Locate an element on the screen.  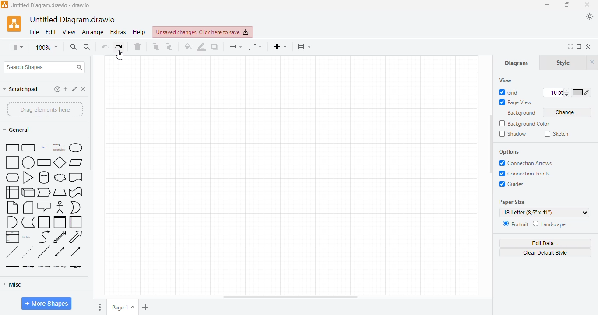
horizontal container is located at coordinates (76, 222).